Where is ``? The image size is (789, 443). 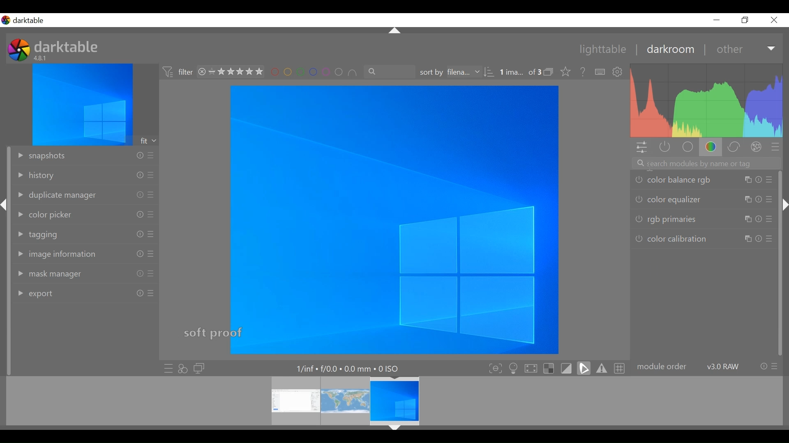  is located at coordinates (747, 219).